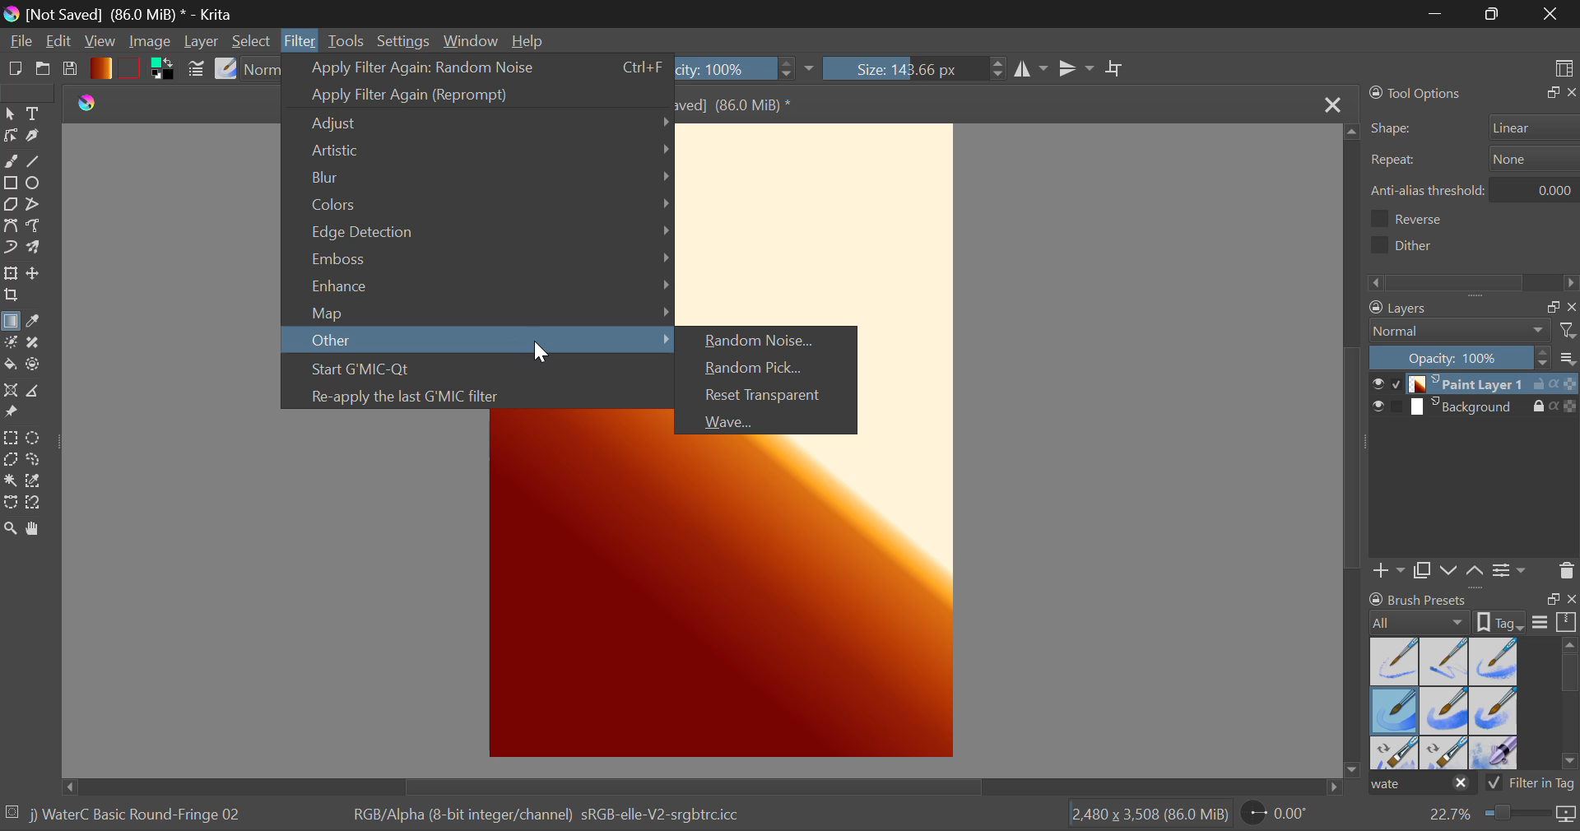 The height and width of the screenshot is (831, 1580). What do you see at coordinates (1475, 281) in the screenshot?
I see `horizontal scrollbar` at bounding box center [1475, 281].